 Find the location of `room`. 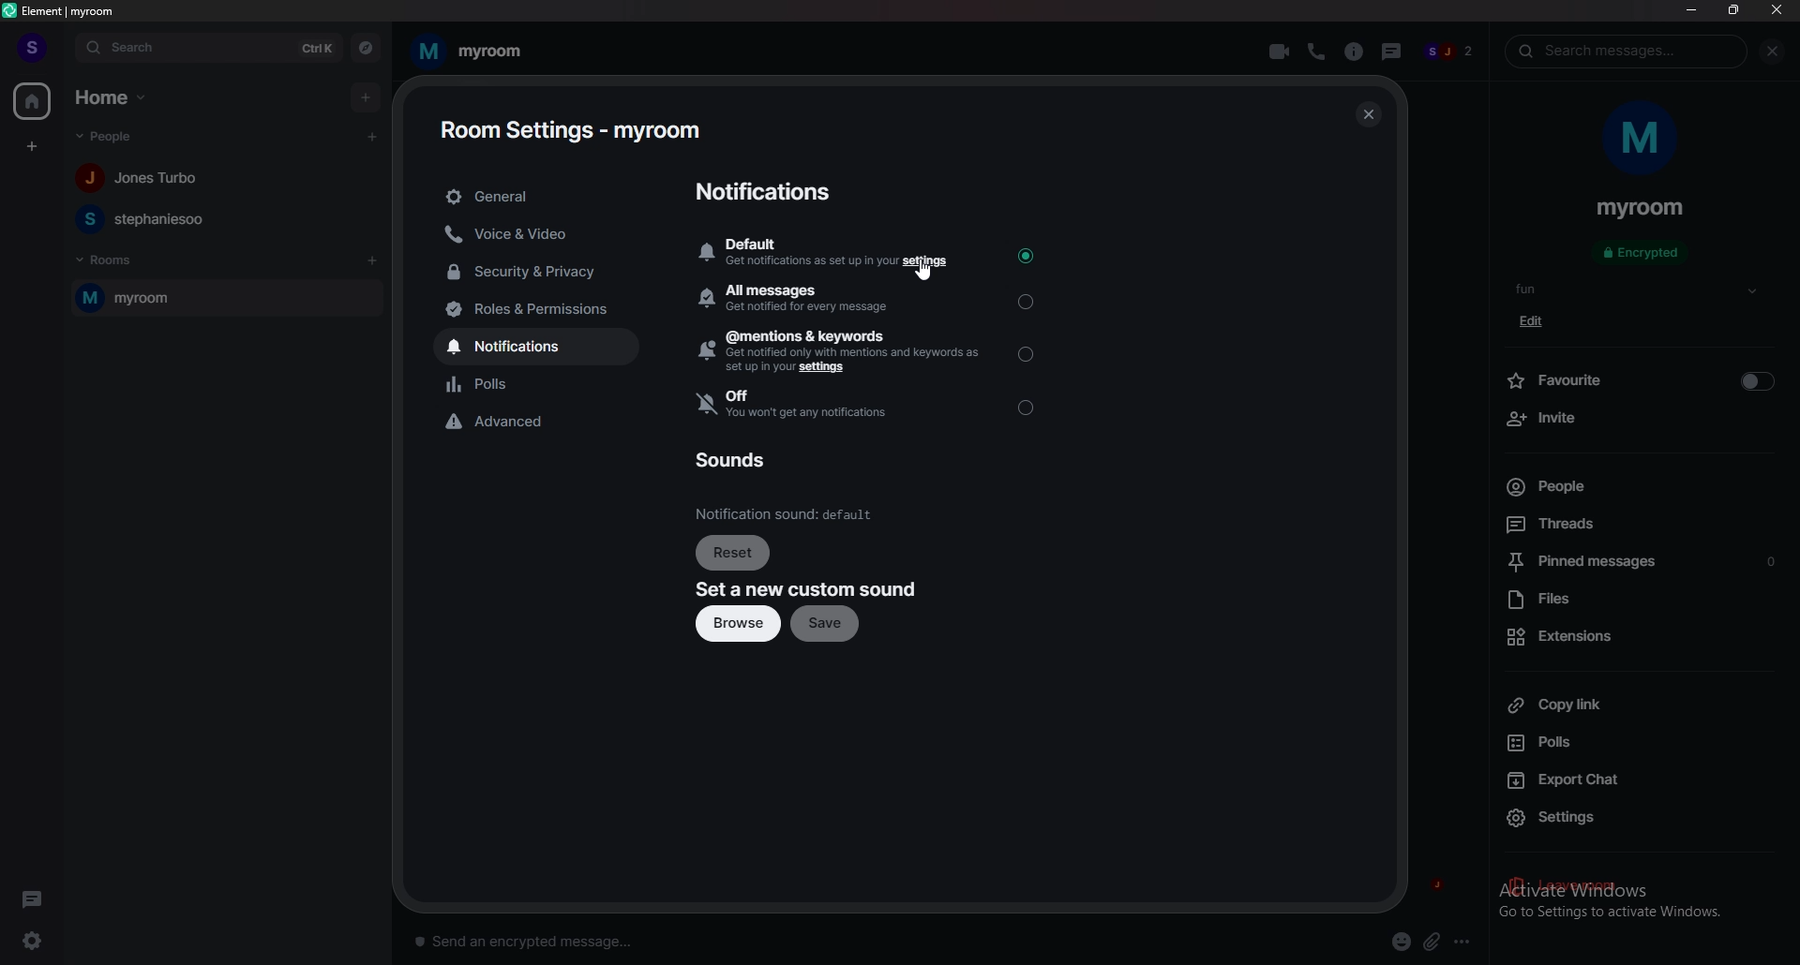

room is located at coordinates (226, 297).